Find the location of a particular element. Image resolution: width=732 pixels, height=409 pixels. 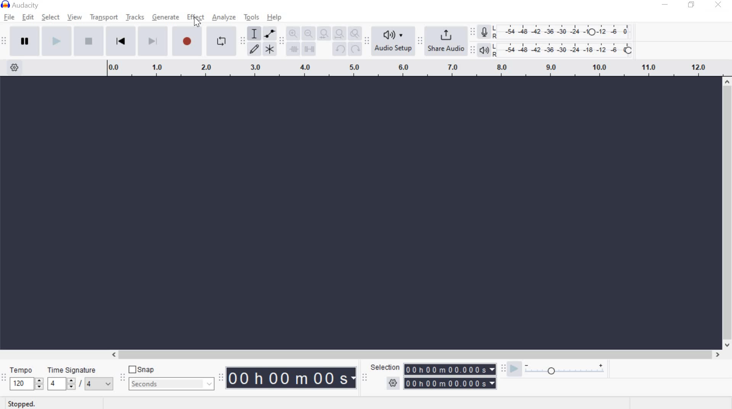

Silence audio selection is located at coordinates (311, 50).